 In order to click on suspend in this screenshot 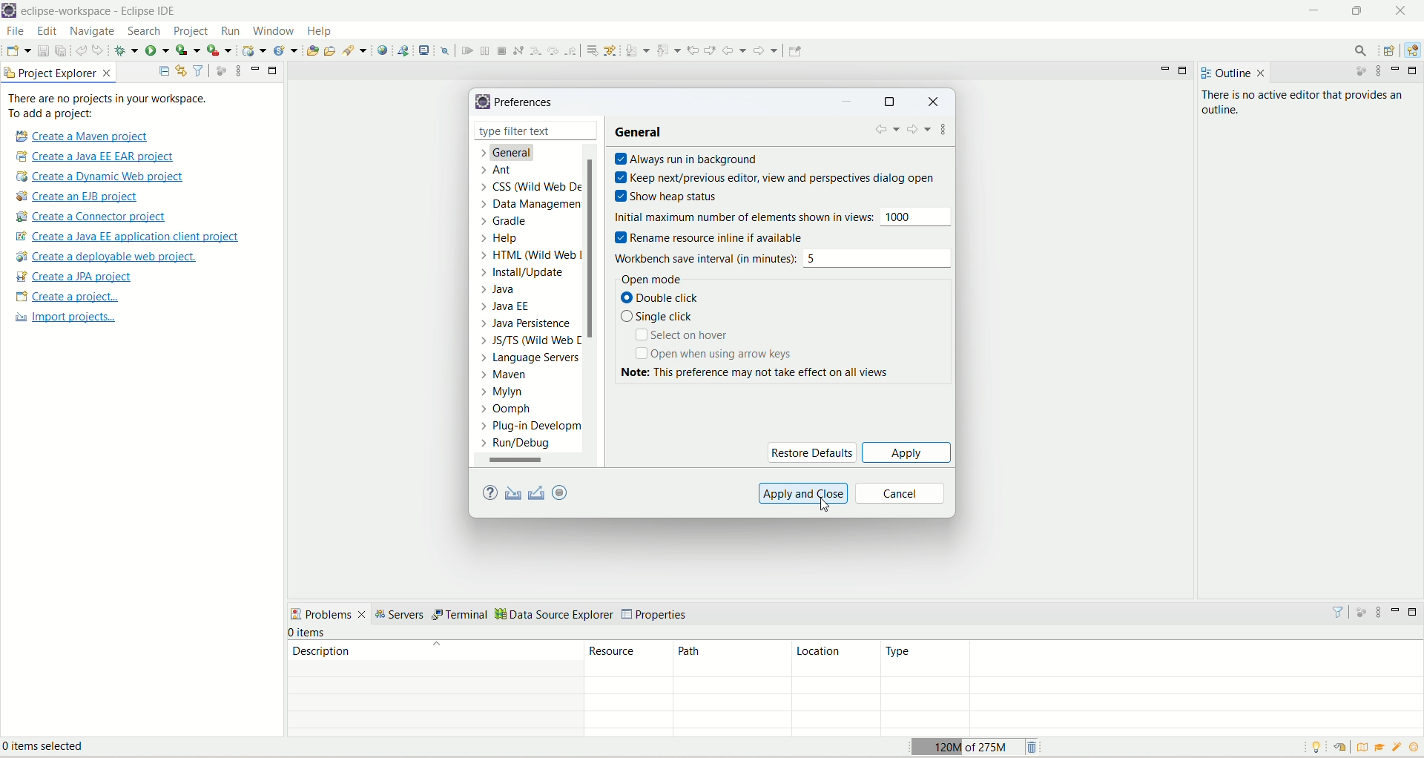, I will do `click(484, 49)`.